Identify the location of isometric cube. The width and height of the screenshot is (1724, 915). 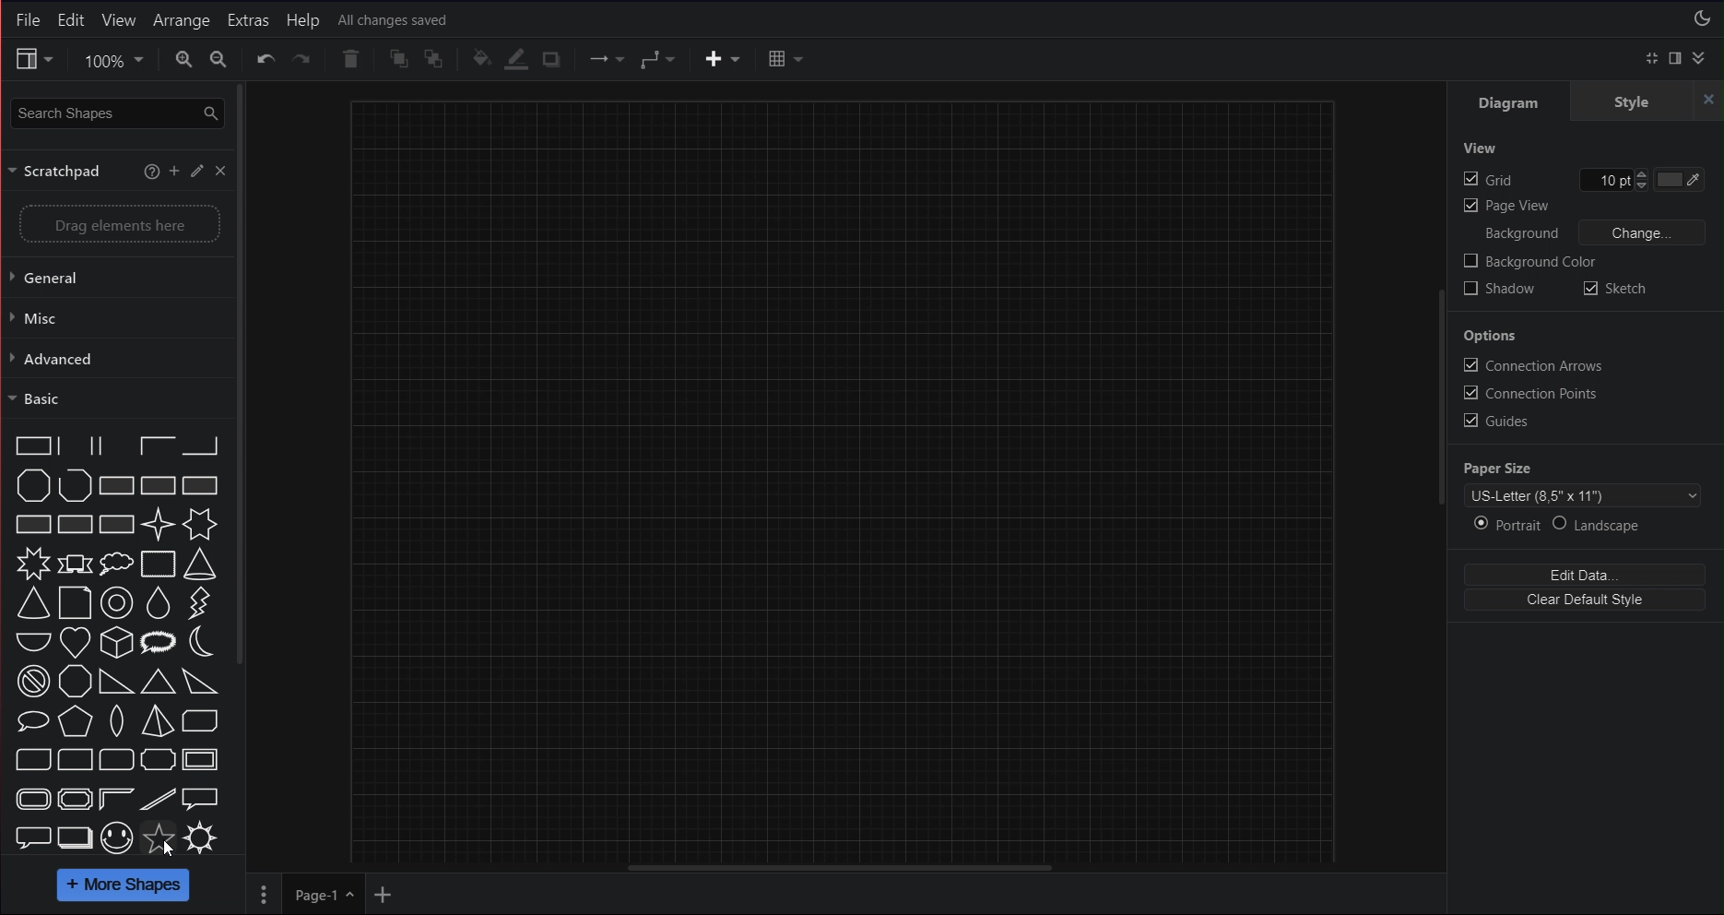
(117, 643).